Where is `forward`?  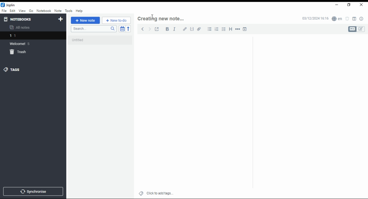
forward is located at coordinates (149, 28).